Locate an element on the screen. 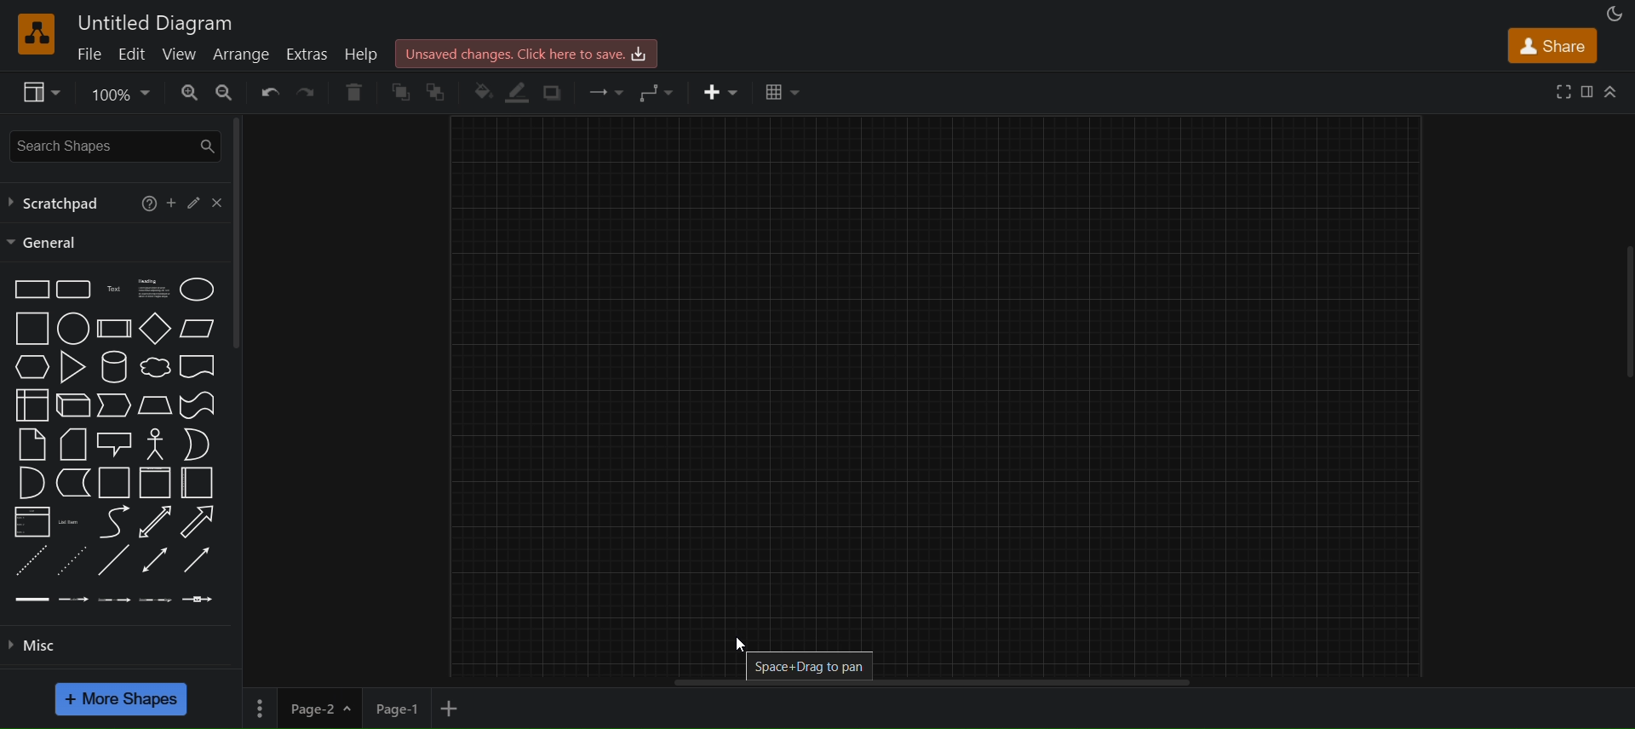 Image resolution: width=1635 pixels, height=729 pixels. callout is located at coordinates (114, 443).